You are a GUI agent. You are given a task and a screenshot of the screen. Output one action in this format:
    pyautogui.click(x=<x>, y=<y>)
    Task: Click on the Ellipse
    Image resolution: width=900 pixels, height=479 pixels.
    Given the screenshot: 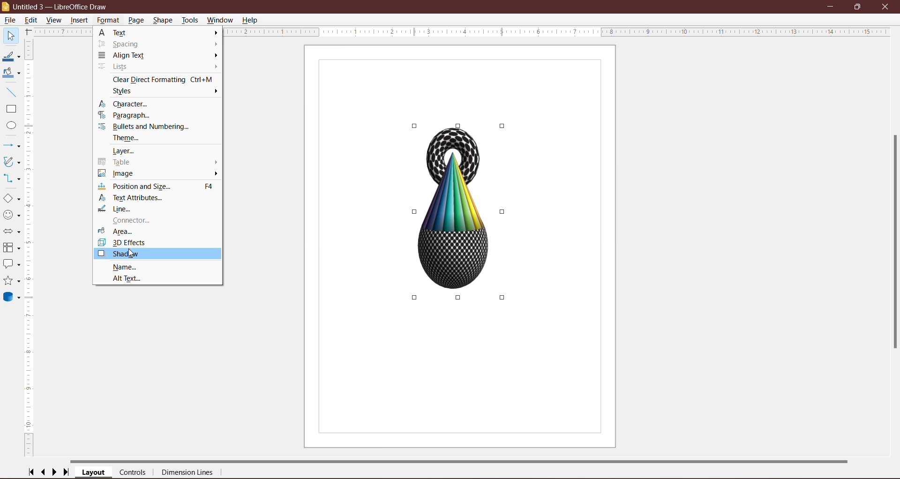 What is the action you would take?
    pyautogui.click(x=9, y=125)
    